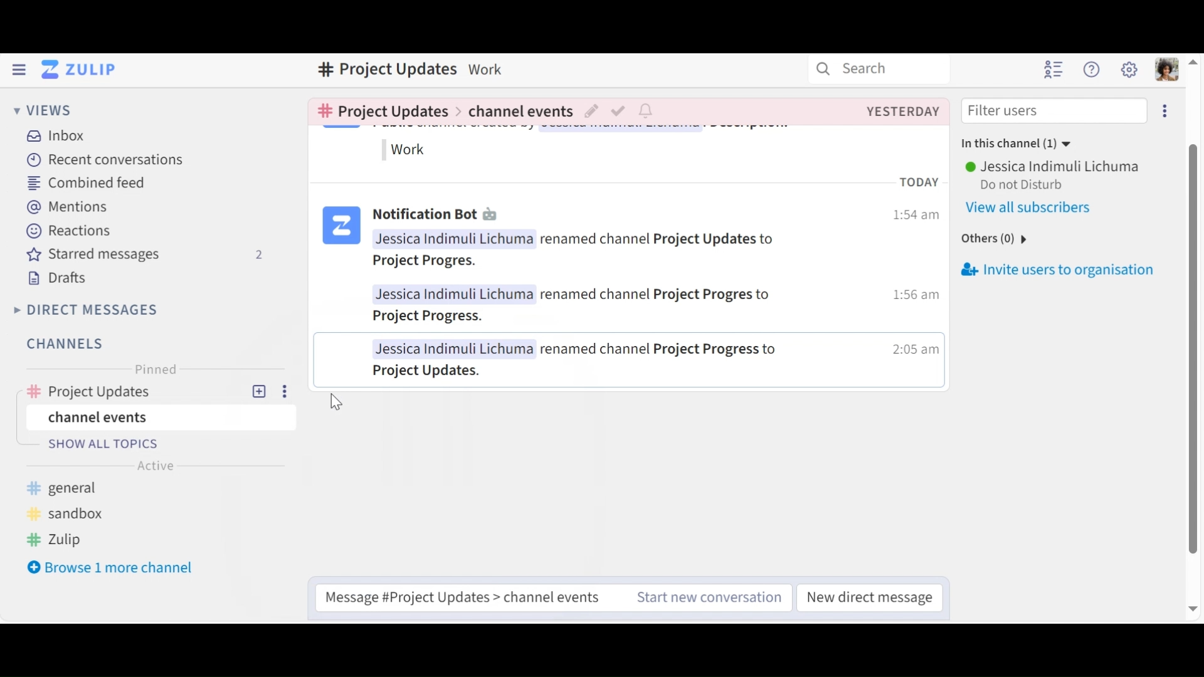 The width and height of the screenshot is (1204, 677). I want to click on Views, so click(43, 111).